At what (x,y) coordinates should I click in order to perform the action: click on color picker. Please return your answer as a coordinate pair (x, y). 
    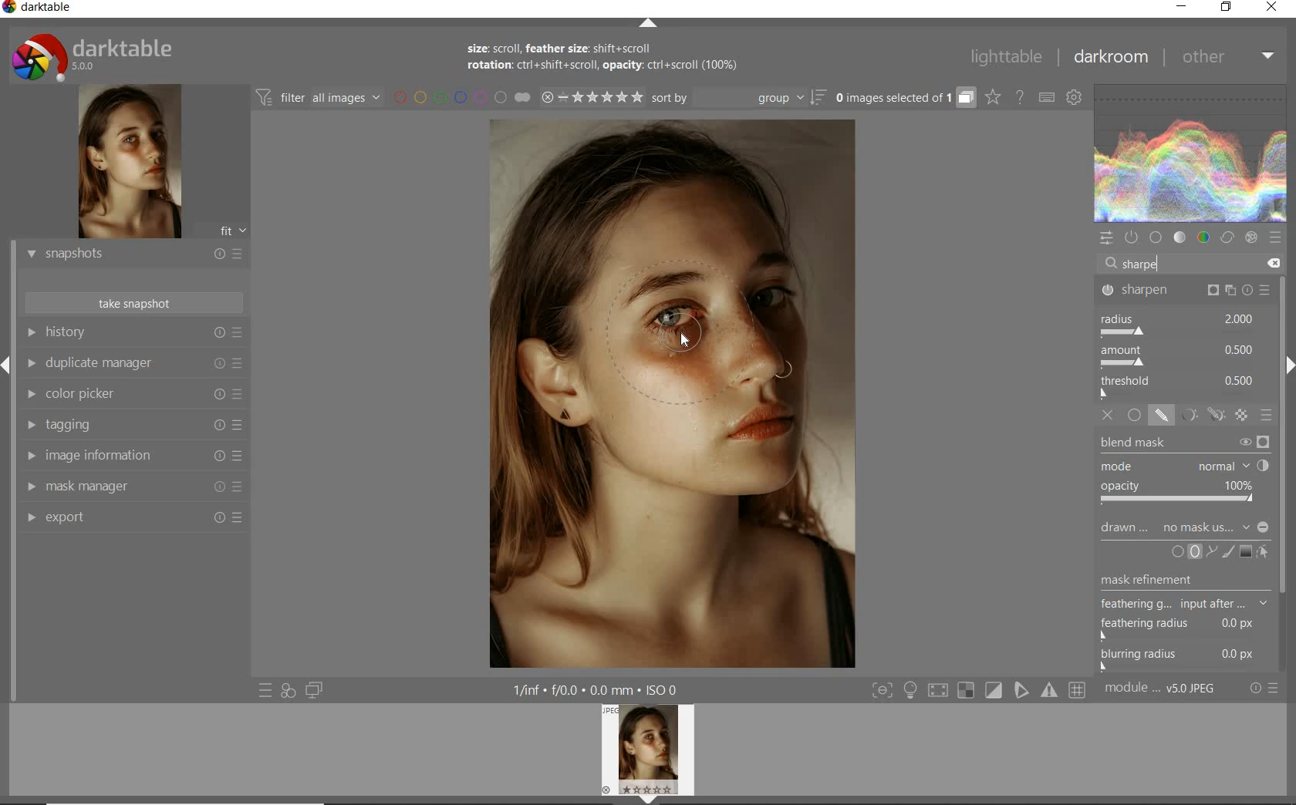
    Looking at the image, I should click on (133, 396).